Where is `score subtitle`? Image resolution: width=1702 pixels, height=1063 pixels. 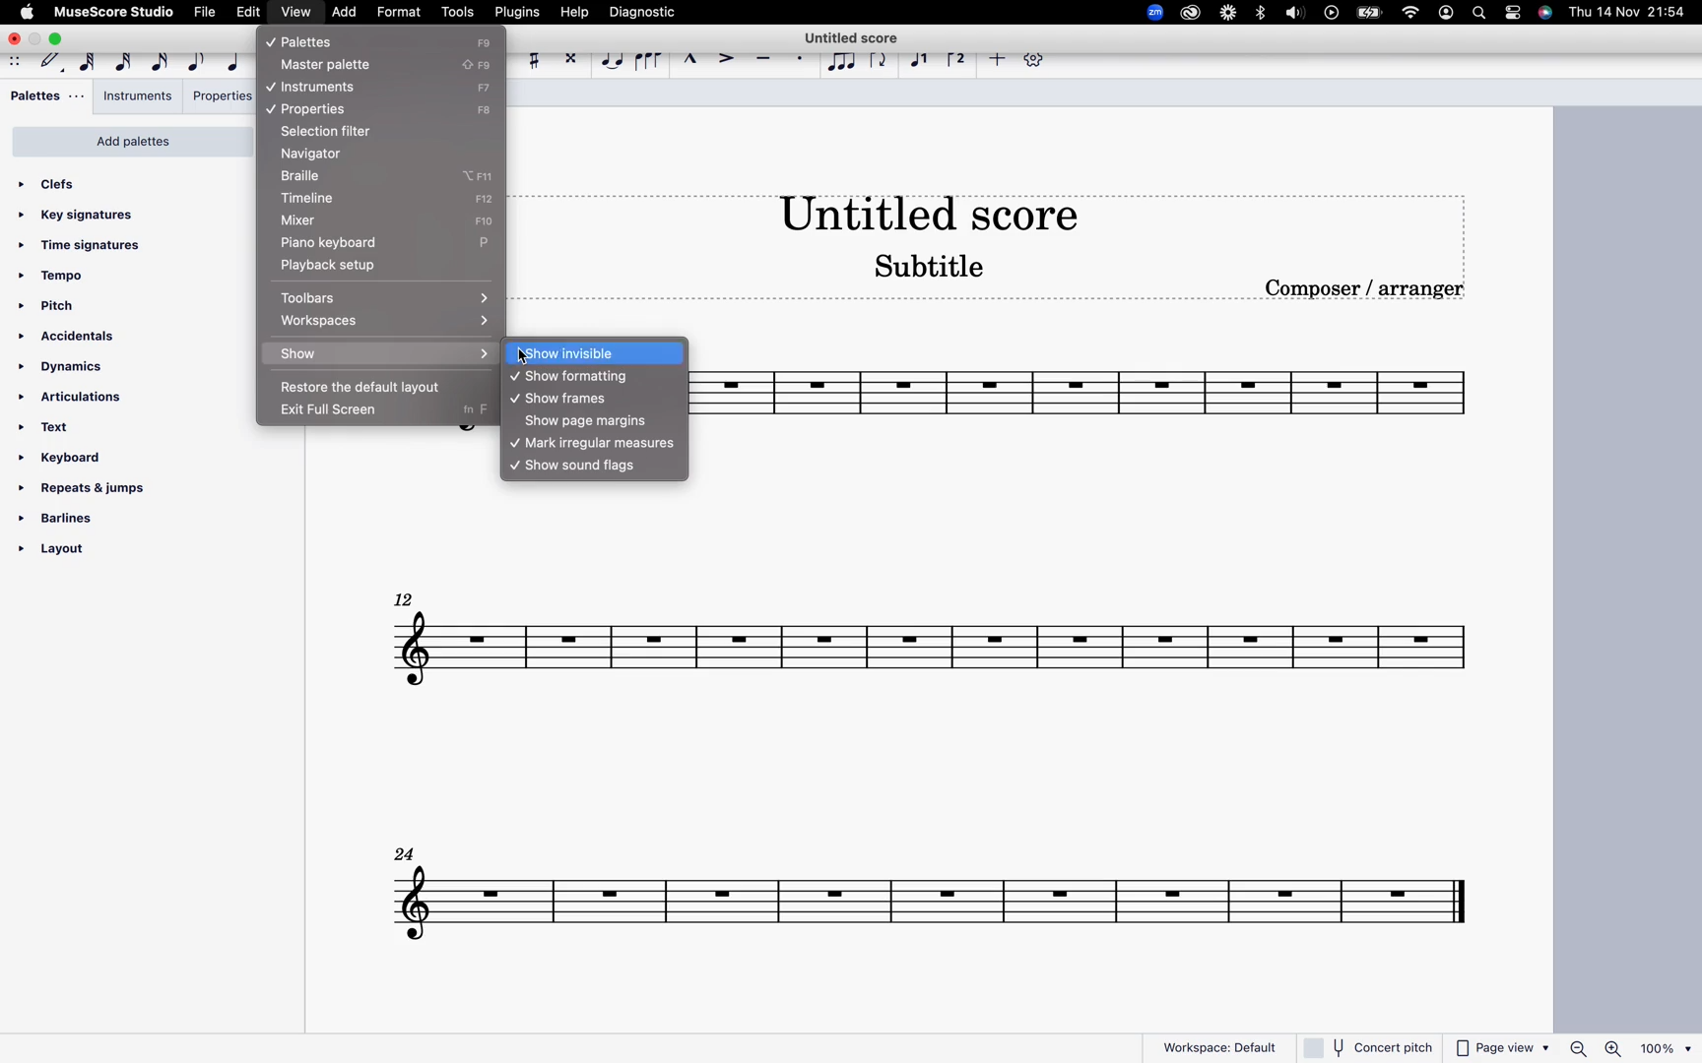
score subtitle is located at coordinates (924, 268).